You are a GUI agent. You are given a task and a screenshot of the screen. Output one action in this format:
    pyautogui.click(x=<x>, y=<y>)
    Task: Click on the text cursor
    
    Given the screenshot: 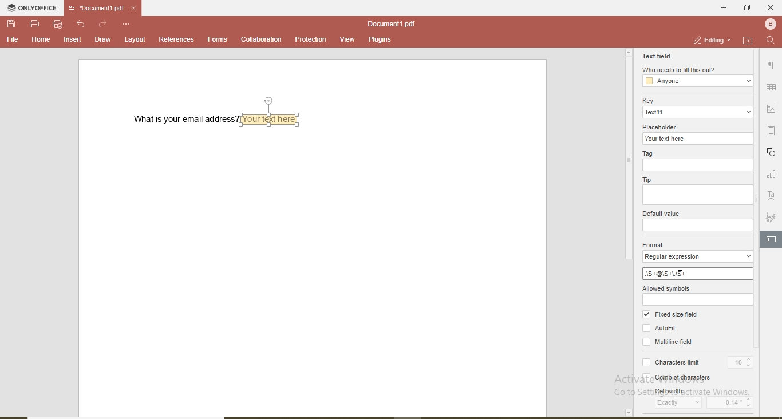 What is the action you would take?
    pyautogui.click(x=680, y=275)
    